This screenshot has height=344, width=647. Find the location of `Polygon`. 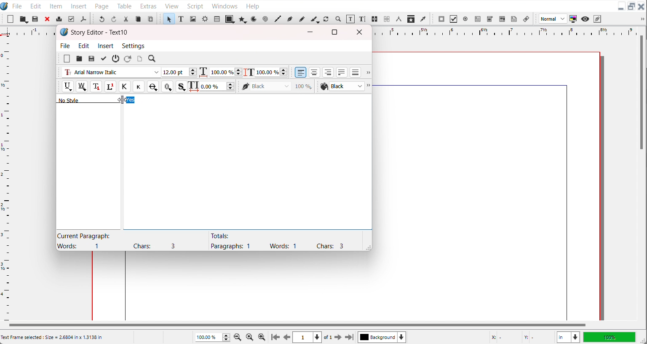

Polygon is located at coordinates (243, 19).